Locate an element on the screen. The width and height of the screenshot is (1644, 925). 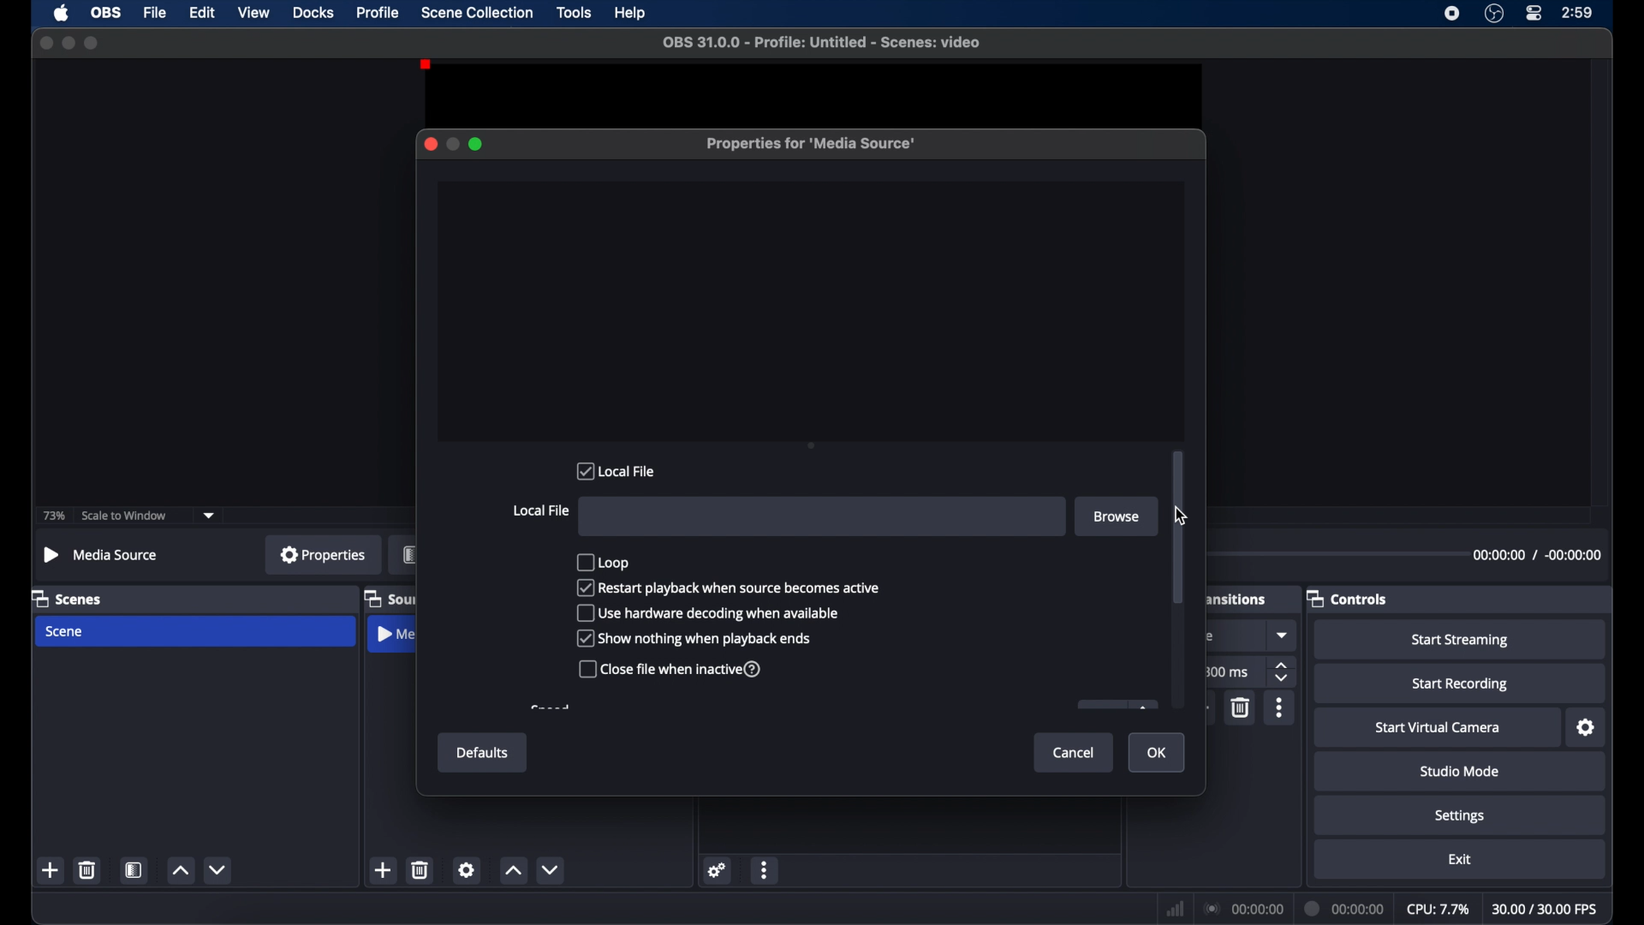
time is located at coordinates (1578, 13).